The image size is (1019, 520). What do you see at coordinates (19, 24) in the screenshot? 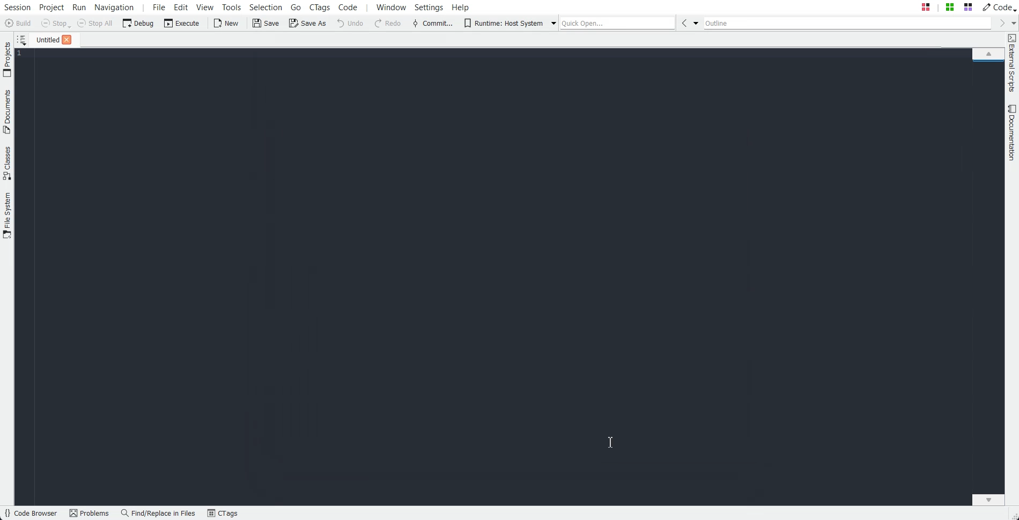
I see `Build` at bounding box center [19, 24].